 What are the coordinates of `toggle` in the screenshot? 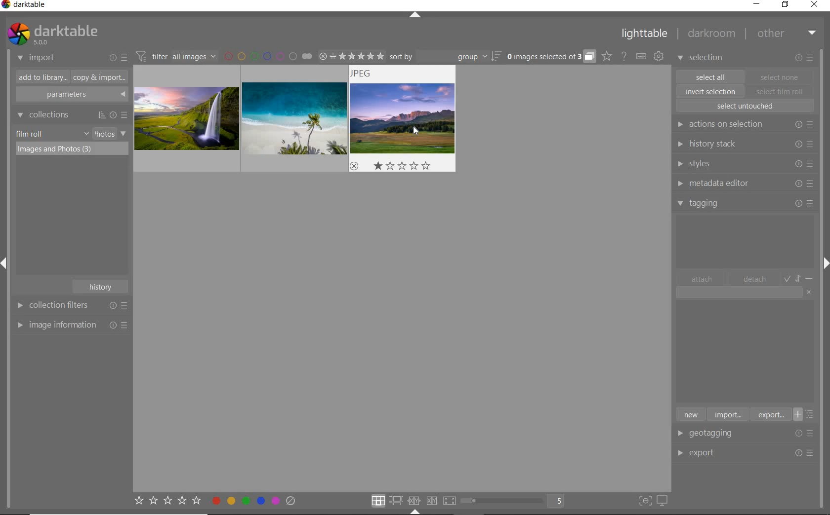 It's located at (799, 278).